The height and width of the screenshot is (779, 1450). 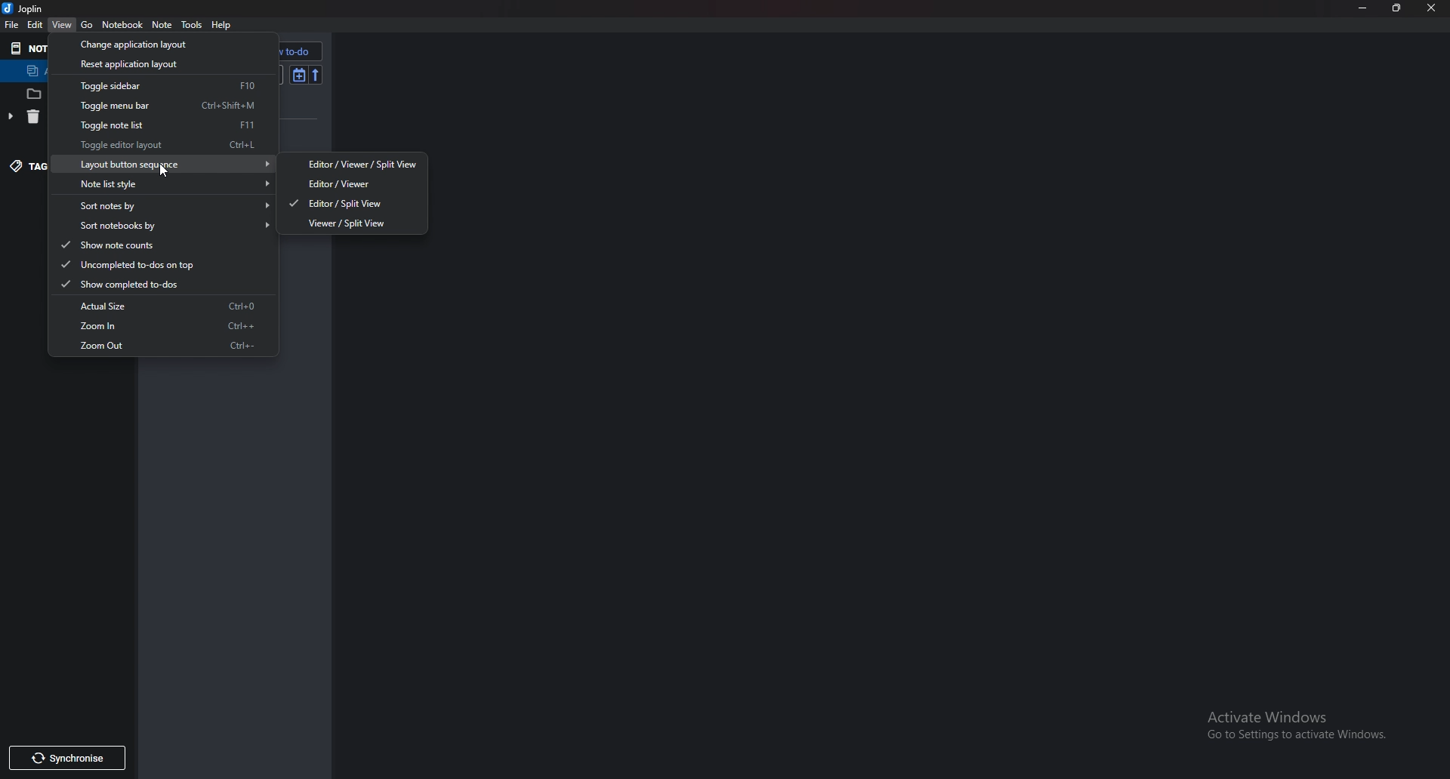 What do you see at coordinates (64, 25) in the screenshot?
I see `View` at bounding box center [64, 25].